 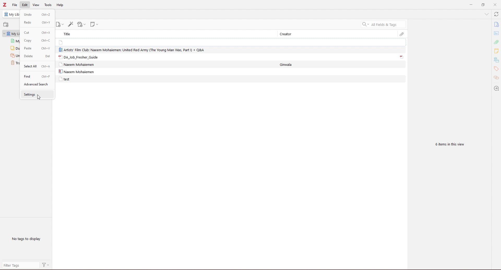 What do you see at coordinates (76, 72) in the screenshot?
I see `Naeem Mohaiemen` at bounding box center [76, 72].